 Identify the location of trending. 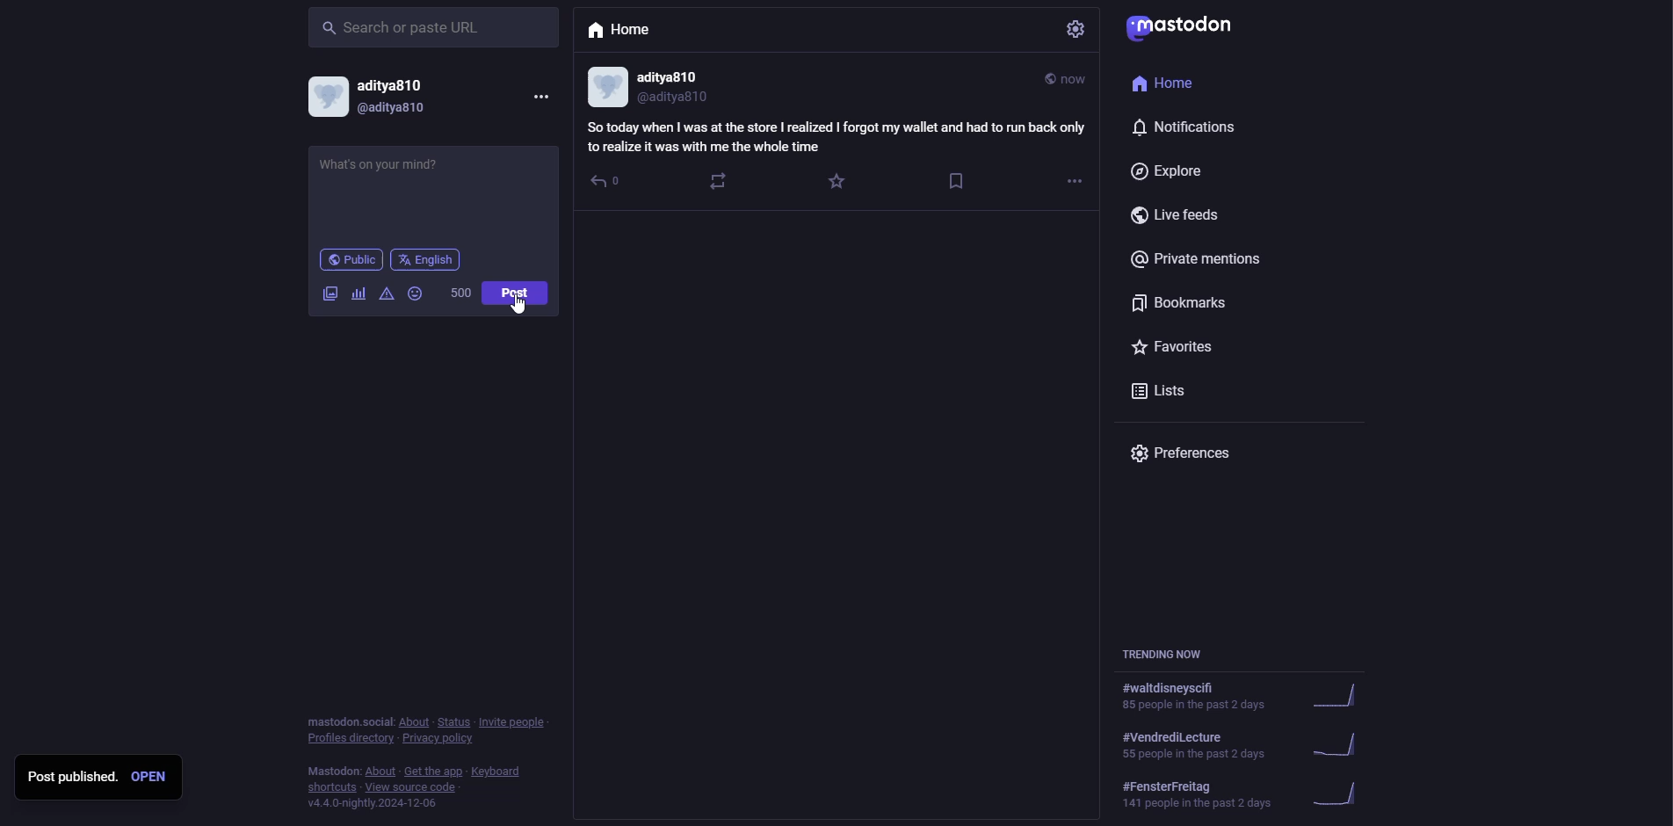
(1250, 798).